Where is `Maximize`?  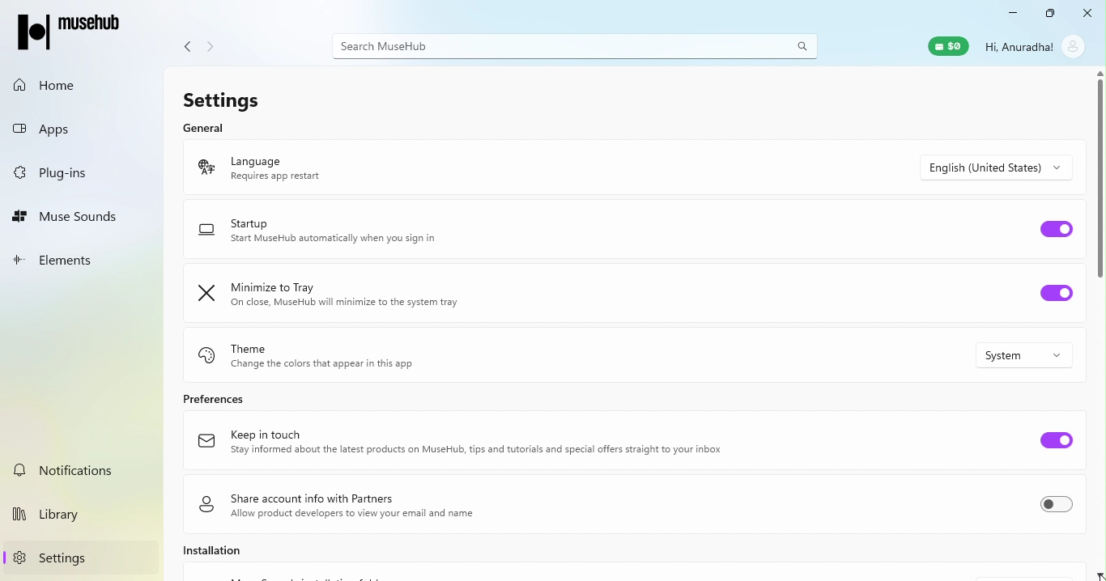 Maximize is located at coordinates (1049, 15).